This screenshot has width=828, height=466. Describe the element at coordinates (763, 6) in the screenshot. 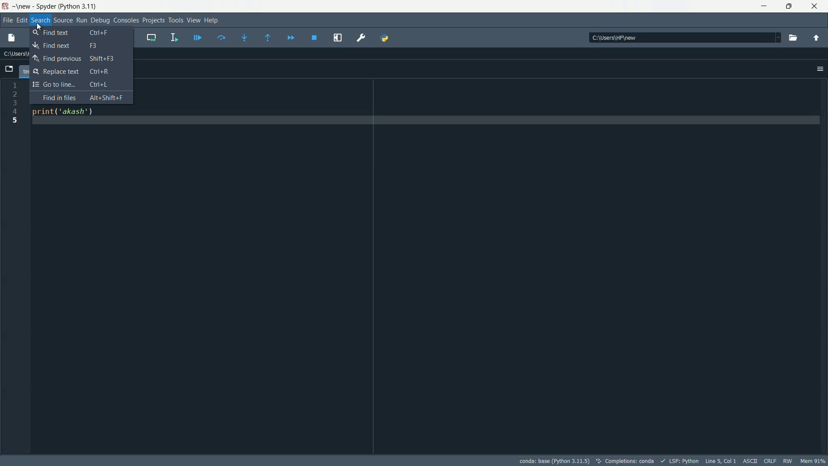

I see `minimize` at that location.